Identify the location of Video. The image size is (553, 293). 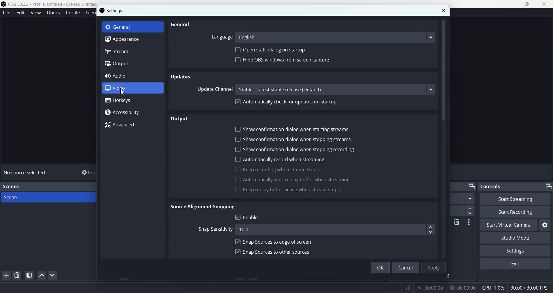
(132, 88).